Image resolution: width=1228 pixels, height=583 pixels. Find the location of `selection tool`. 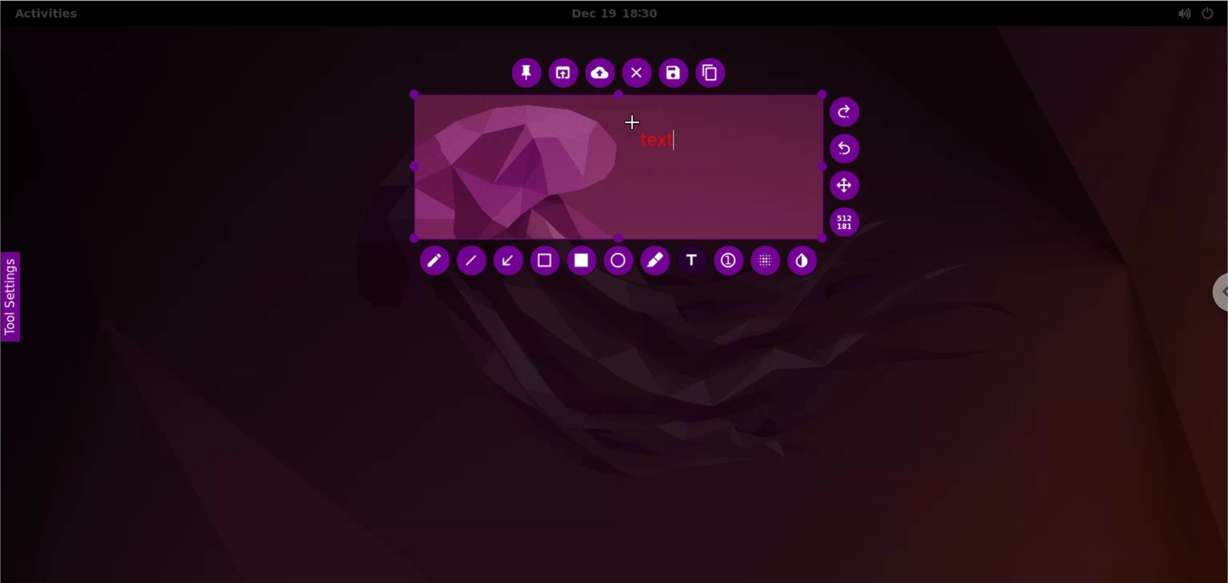

selection tool is located at coordinates (547, 262).